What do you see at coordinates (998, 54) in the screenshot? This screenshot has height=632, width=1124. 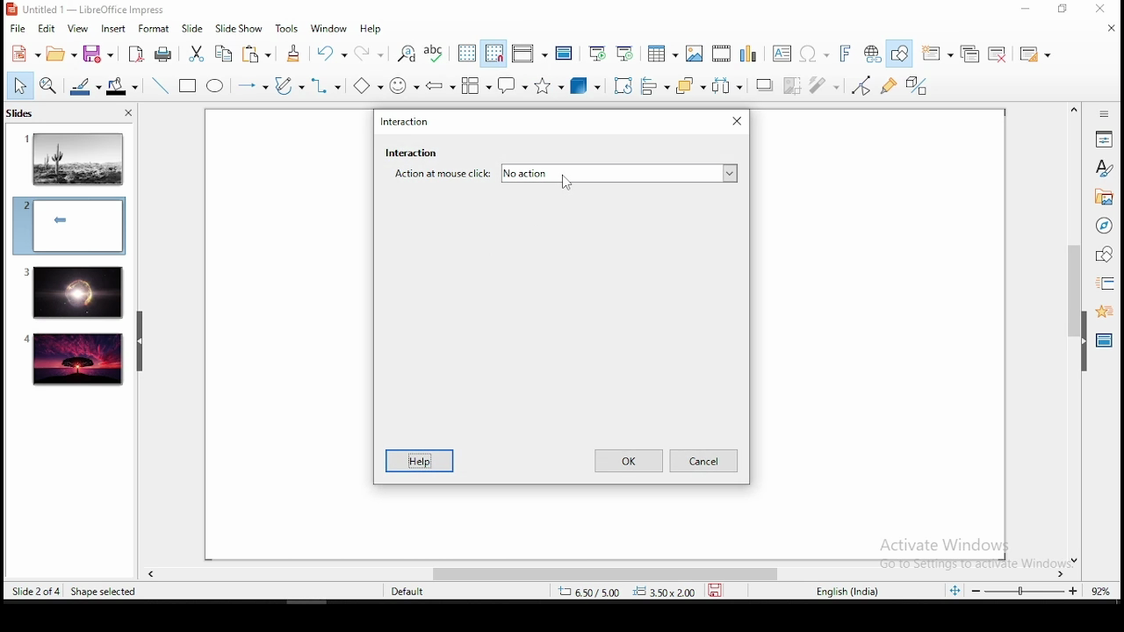 I see `delete slide` at bounding box center [998, 54].